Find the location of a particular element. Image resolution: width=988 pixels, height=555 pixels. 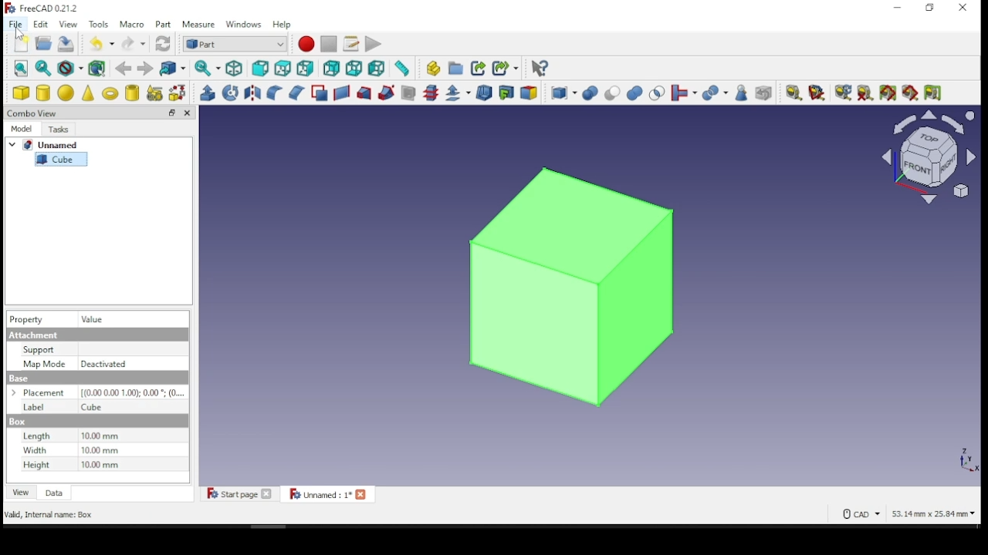

measure linear is located at coordinates (794, 92).